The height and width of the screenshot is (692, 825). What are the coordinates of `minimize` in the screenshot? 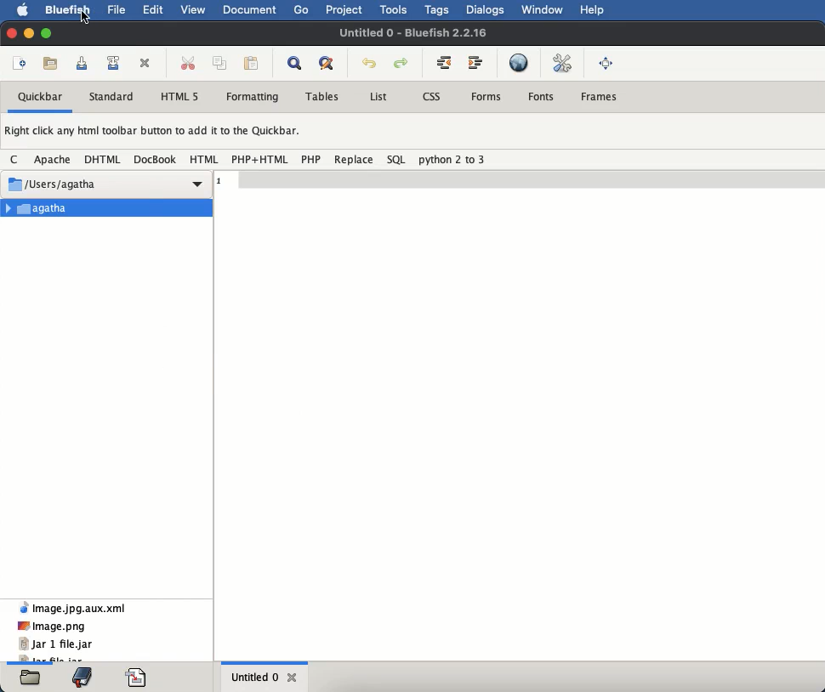 It's located at (30, 34).